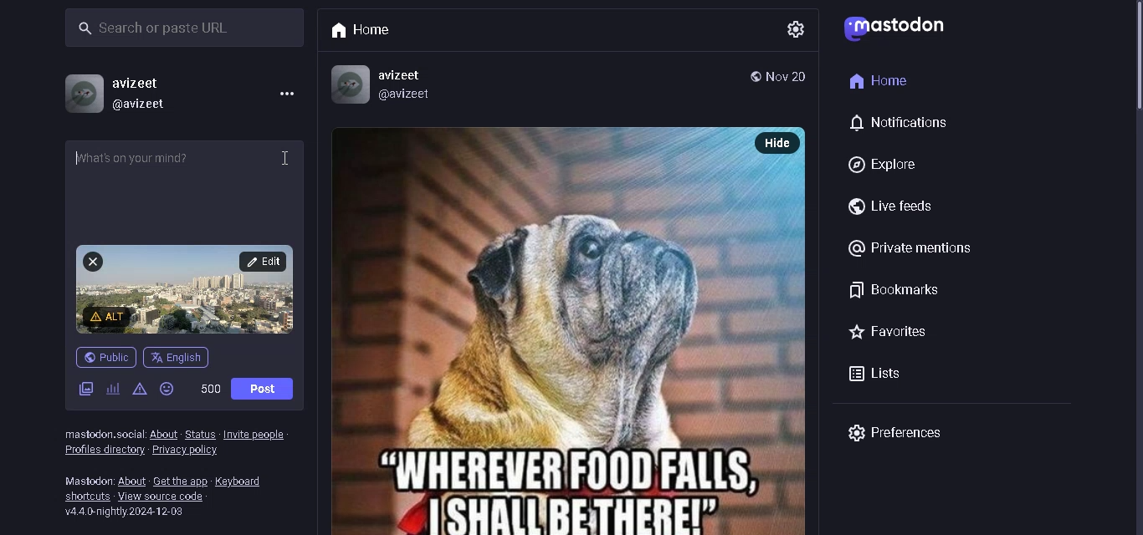  Describe the element at coordinates (902, 124) in the screenshot. I see `notification` at that location.